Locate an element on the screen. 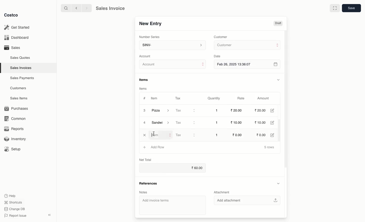 Image resolution: width=365 pixels, height=222 pixels. SINV- is located at coordinates (172, 46).